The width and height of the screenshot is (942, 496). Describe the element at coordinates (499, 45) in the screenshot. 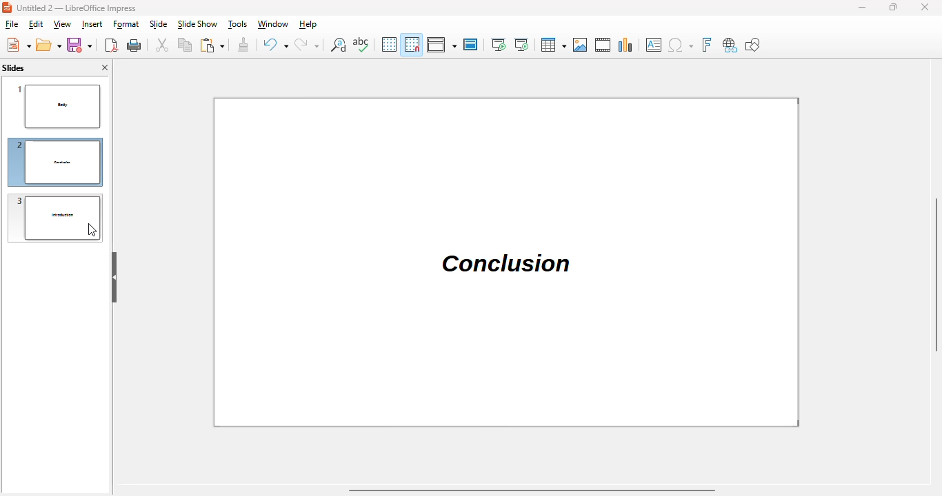

I see `start from first slide` at that location.